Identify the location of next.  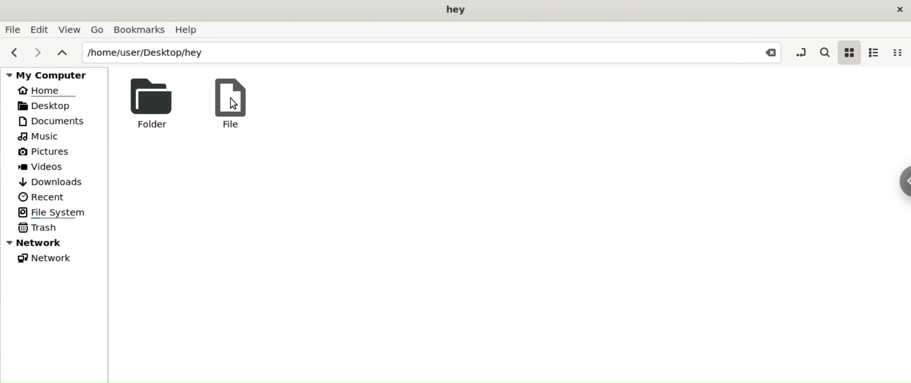
(37, 55).